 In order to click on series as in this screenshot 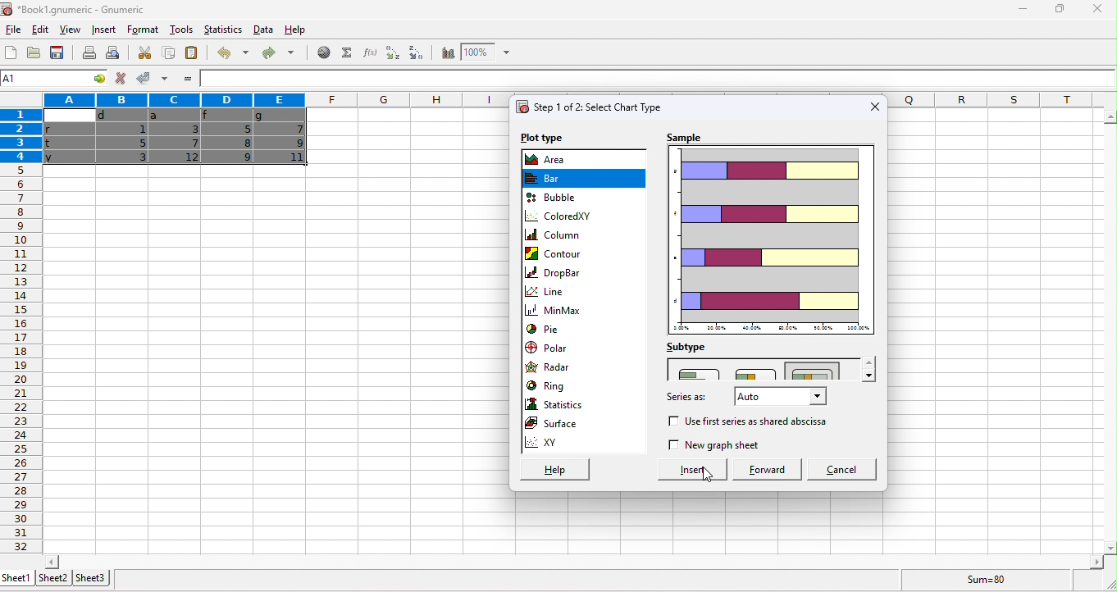, I will do `click(688, 398)`.